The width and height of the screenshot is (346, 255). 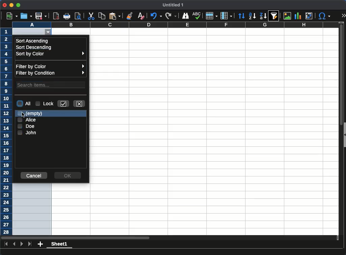 What do you see at coordinates (40, 244) in the screenshot?
I see `add` at bounding box center [40, 244].